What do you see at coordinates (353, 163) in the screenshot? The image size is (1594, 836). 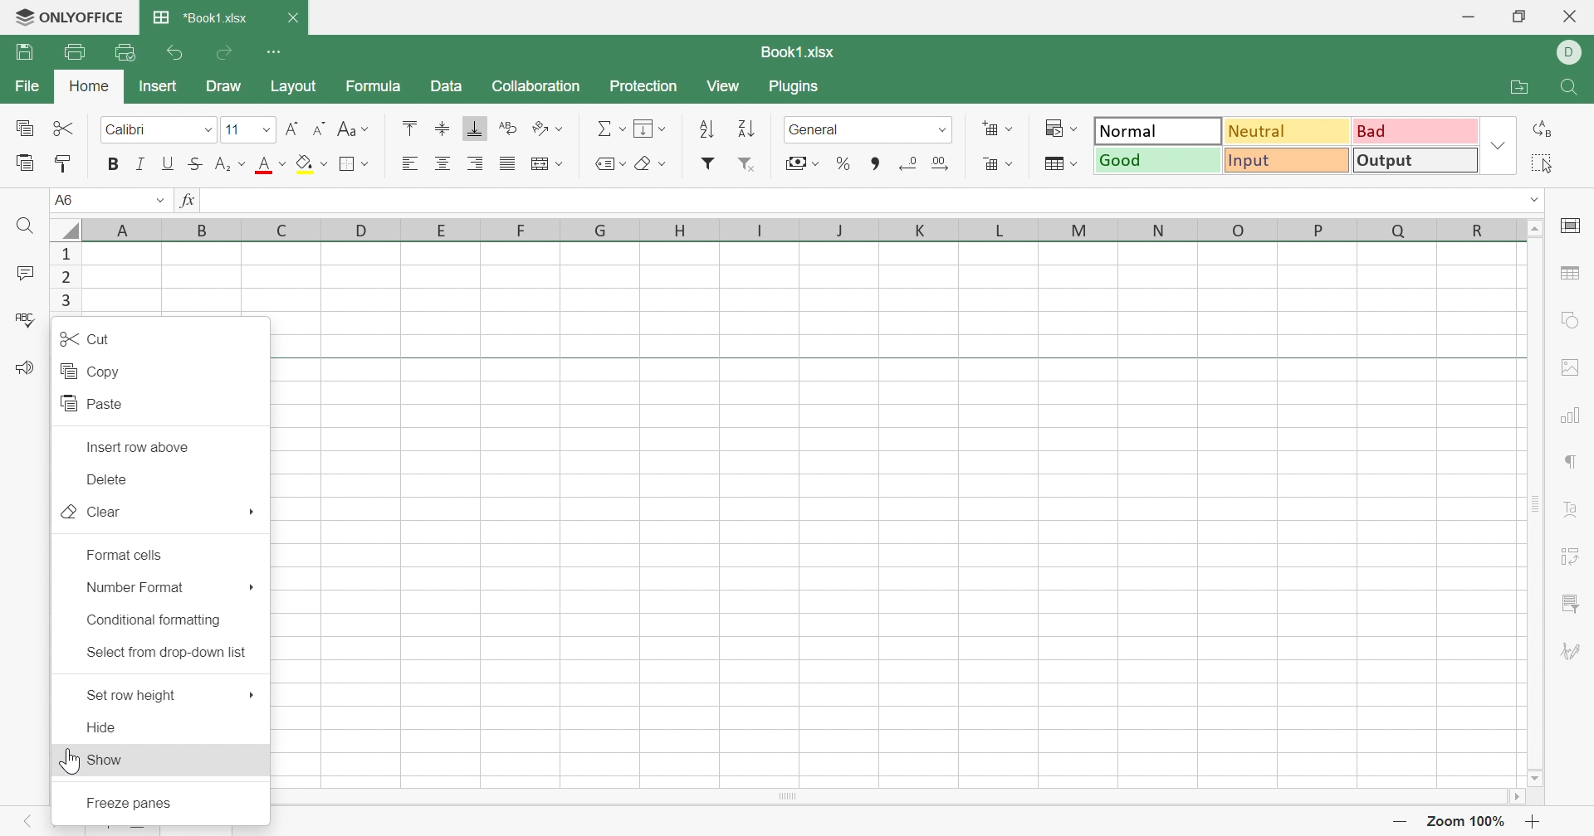 I see `Borders` at bounding box center [353, 163].